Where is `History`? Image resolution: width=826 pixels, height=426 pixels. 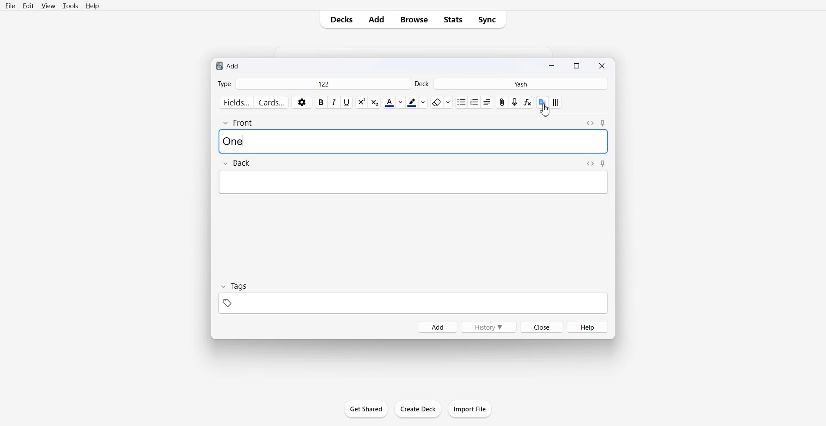
History is located at coordinates (489, 327).